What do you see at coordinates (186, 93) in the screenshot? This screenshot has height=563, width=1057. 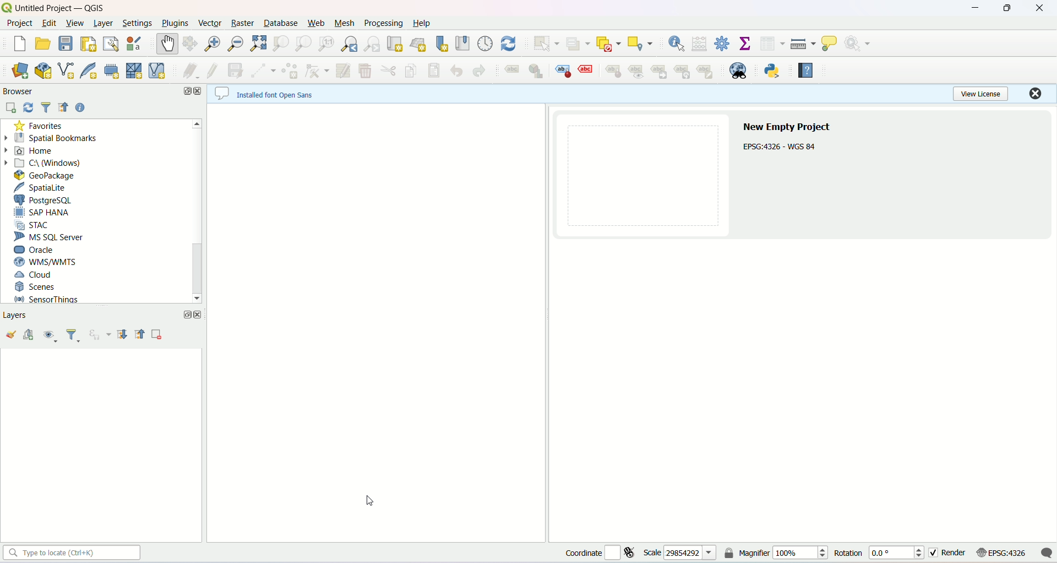 I see `` at bounding box center [186, 93].